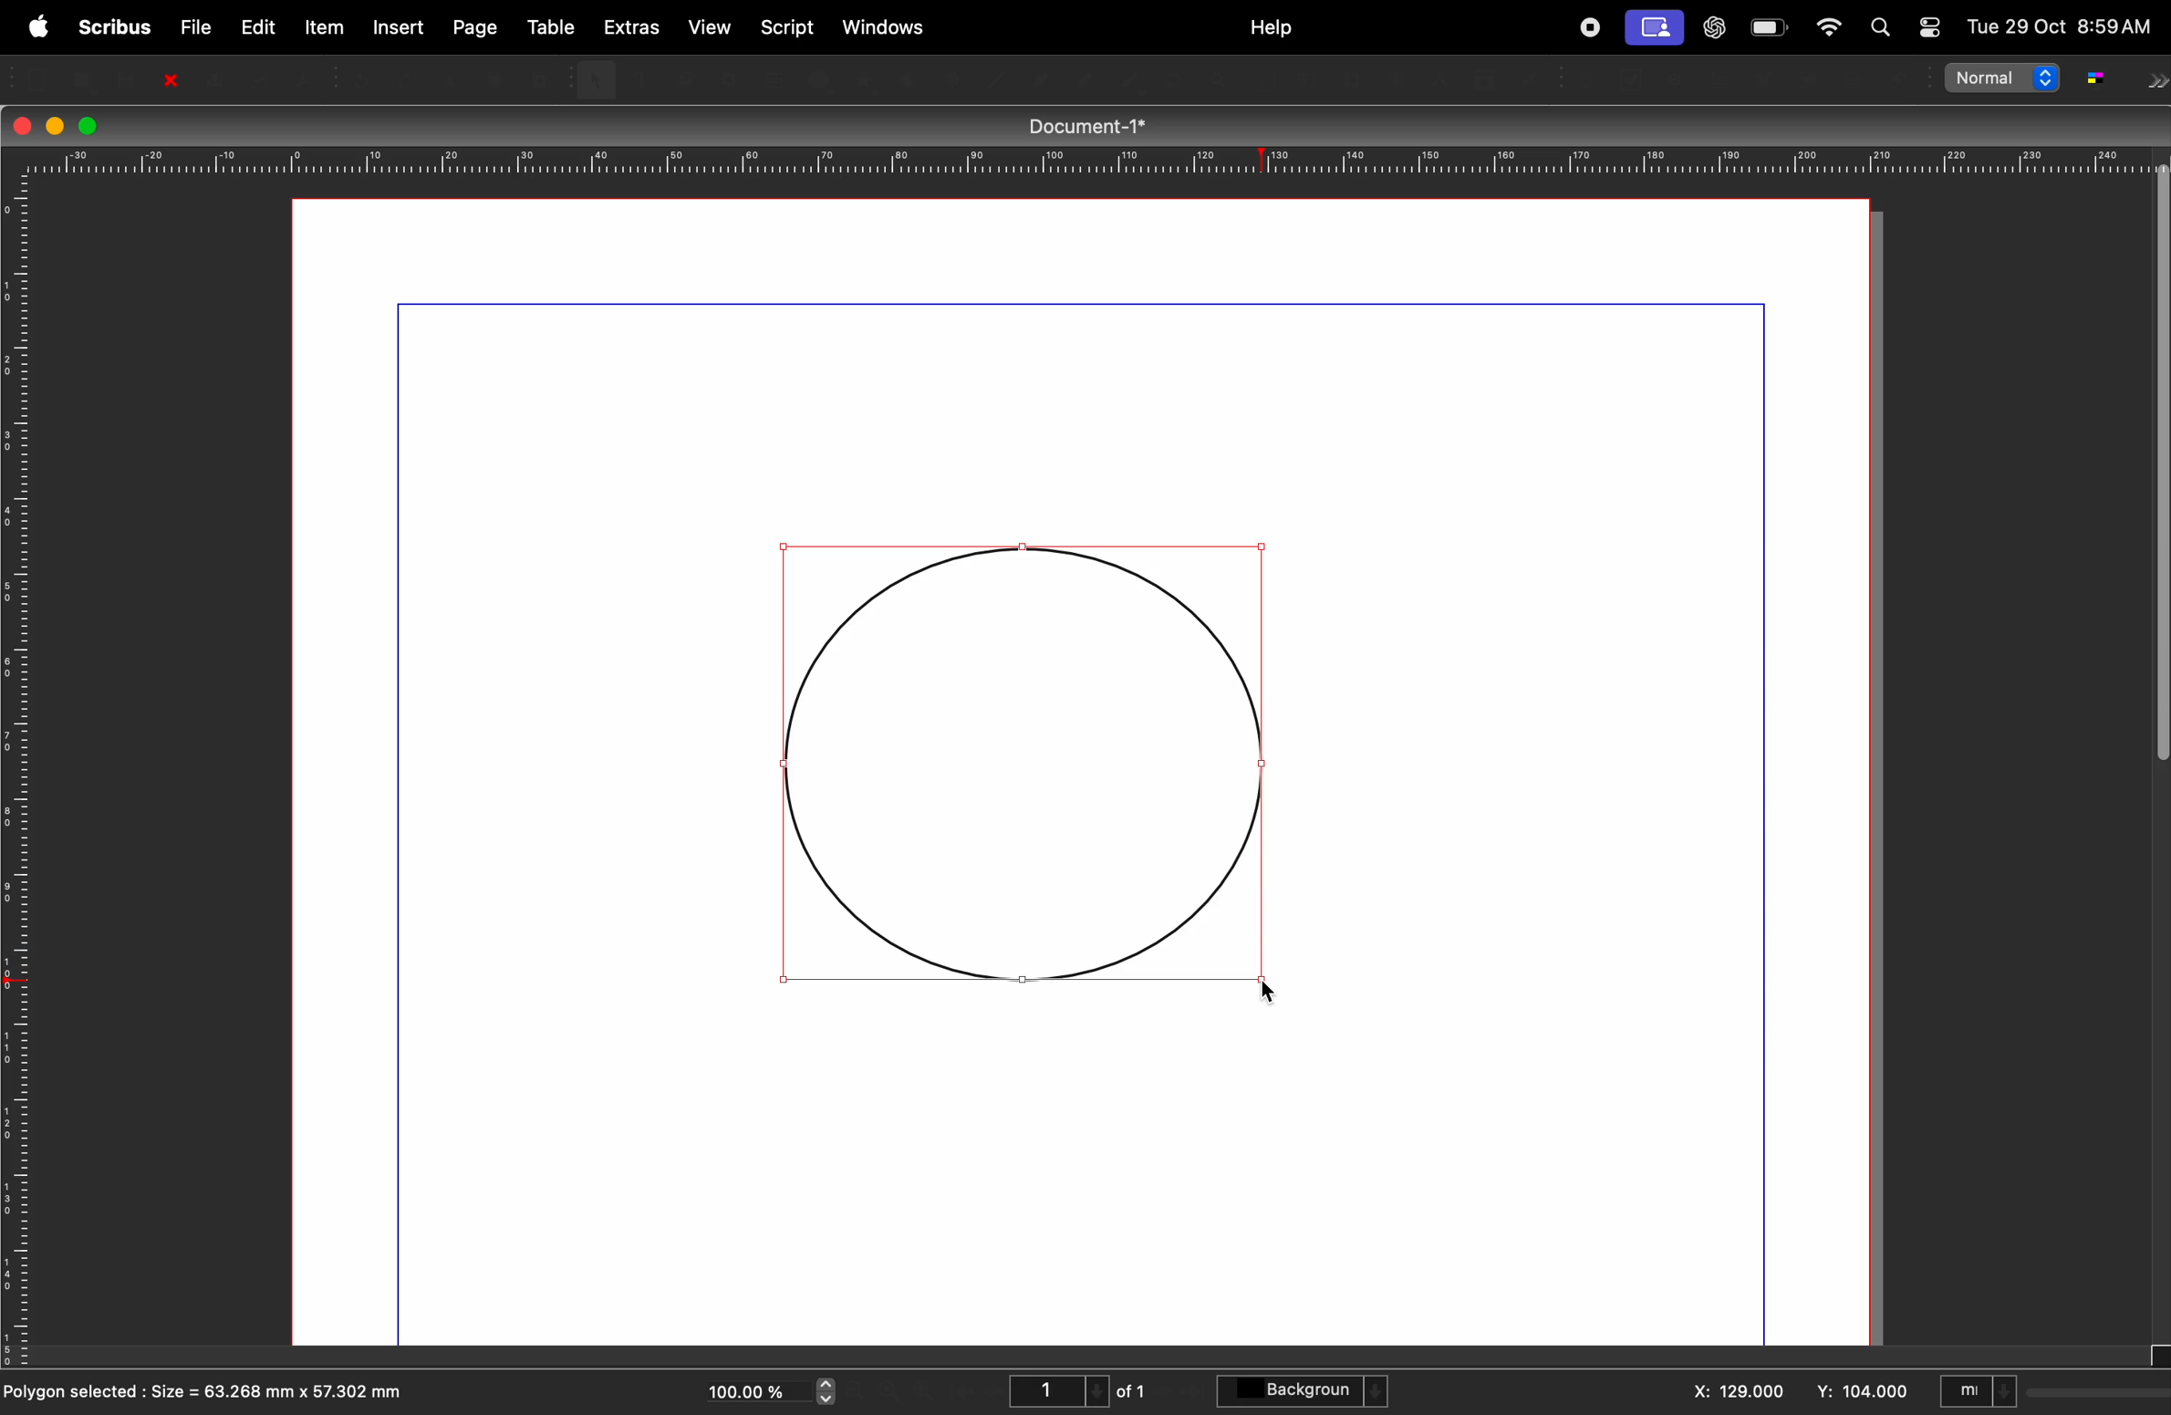 This screenshot has height=1415, width=2171. Describe the element at coordinates (1978, 1389) in the screenshot. I see `mI` at that location.